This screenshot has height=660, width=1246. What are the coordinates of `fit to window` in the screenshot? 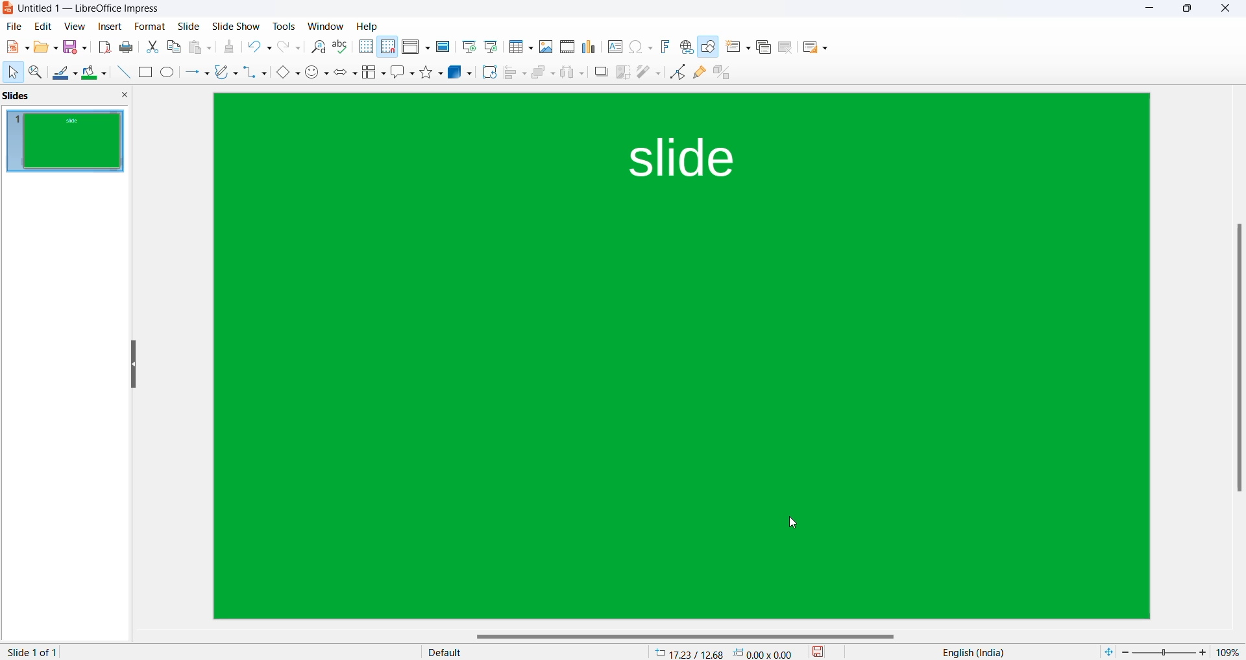 It's located at (1108, 650).